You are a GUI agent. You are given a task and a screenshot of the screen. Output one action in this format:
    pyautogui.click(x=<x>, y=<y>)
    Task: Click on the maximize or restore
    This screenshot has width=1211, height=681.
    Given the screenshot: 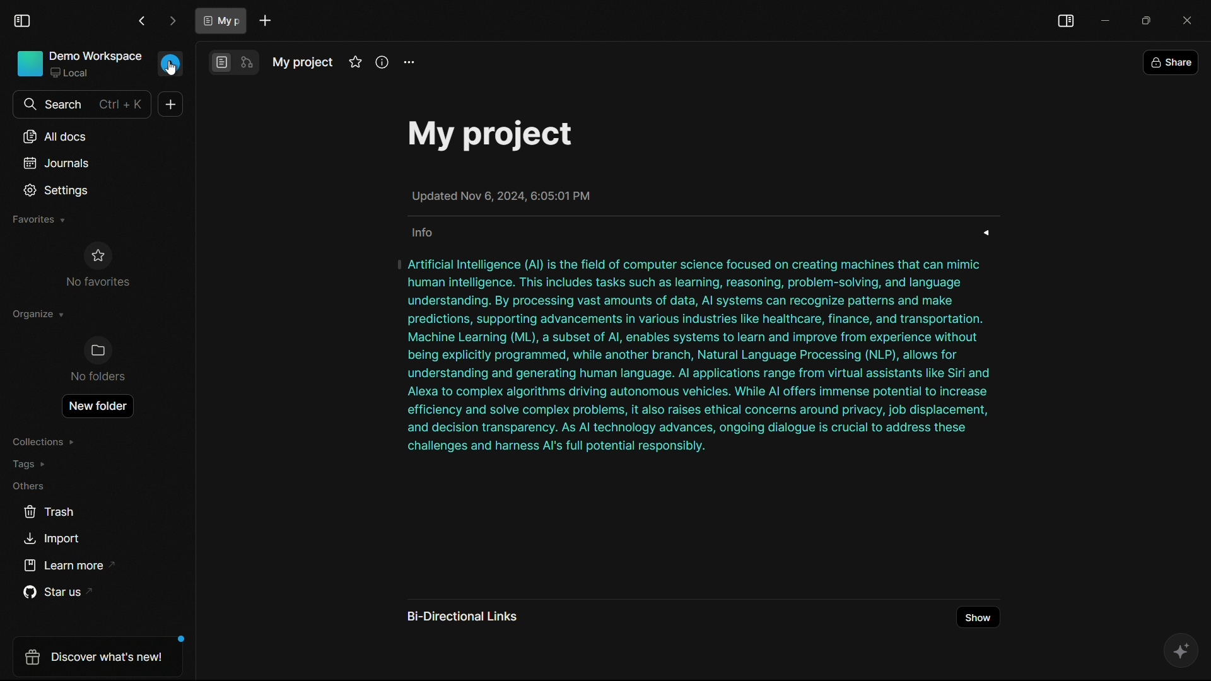 What is the action you would take?
    pyautogui.click(x=1149, y=20)
    